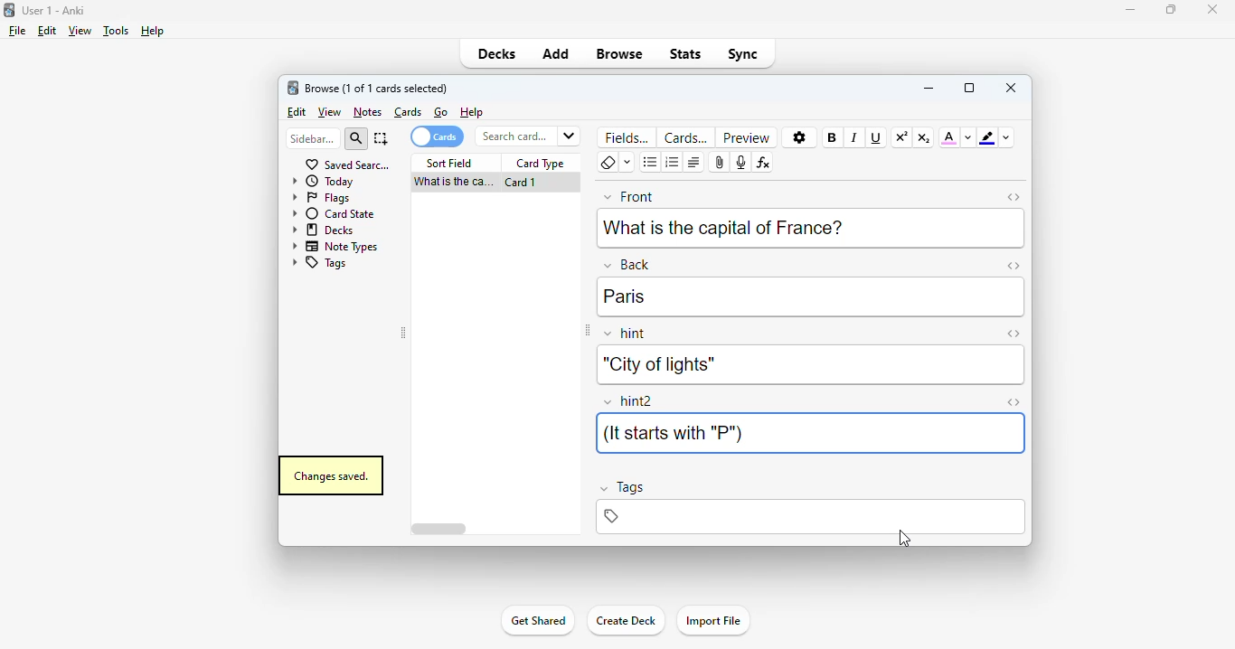 The image size is (1235, 649). What do you see at coordinates (929, 87) in the screenshot?
I see `minimize` at bounding box center [929, 87].